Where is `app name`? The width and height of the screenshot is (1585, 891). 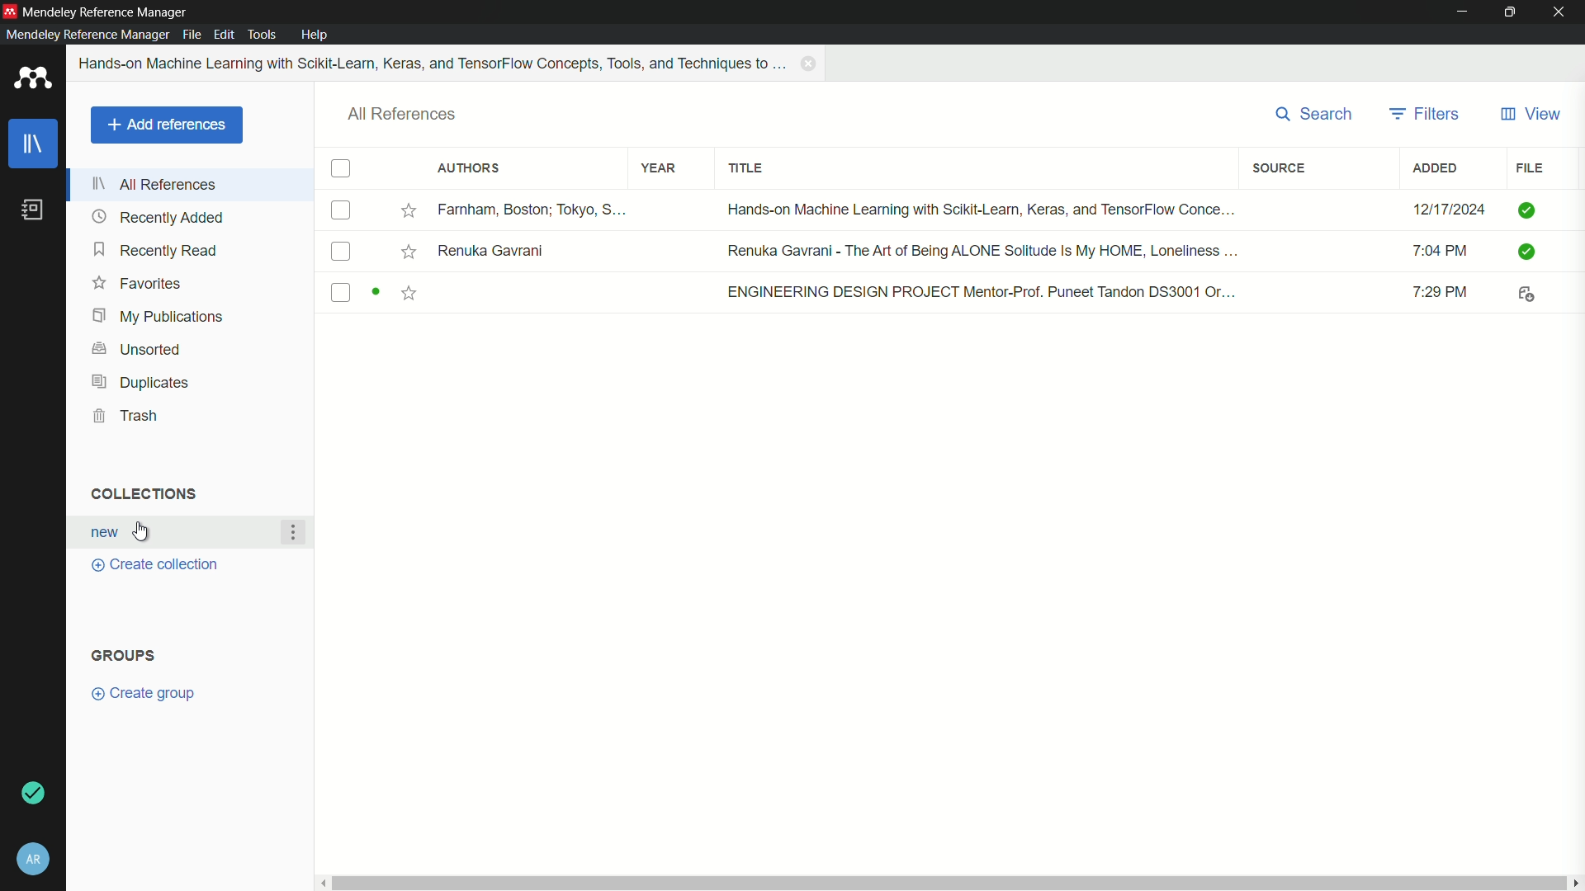 app name is located at coordinates (106, 12).